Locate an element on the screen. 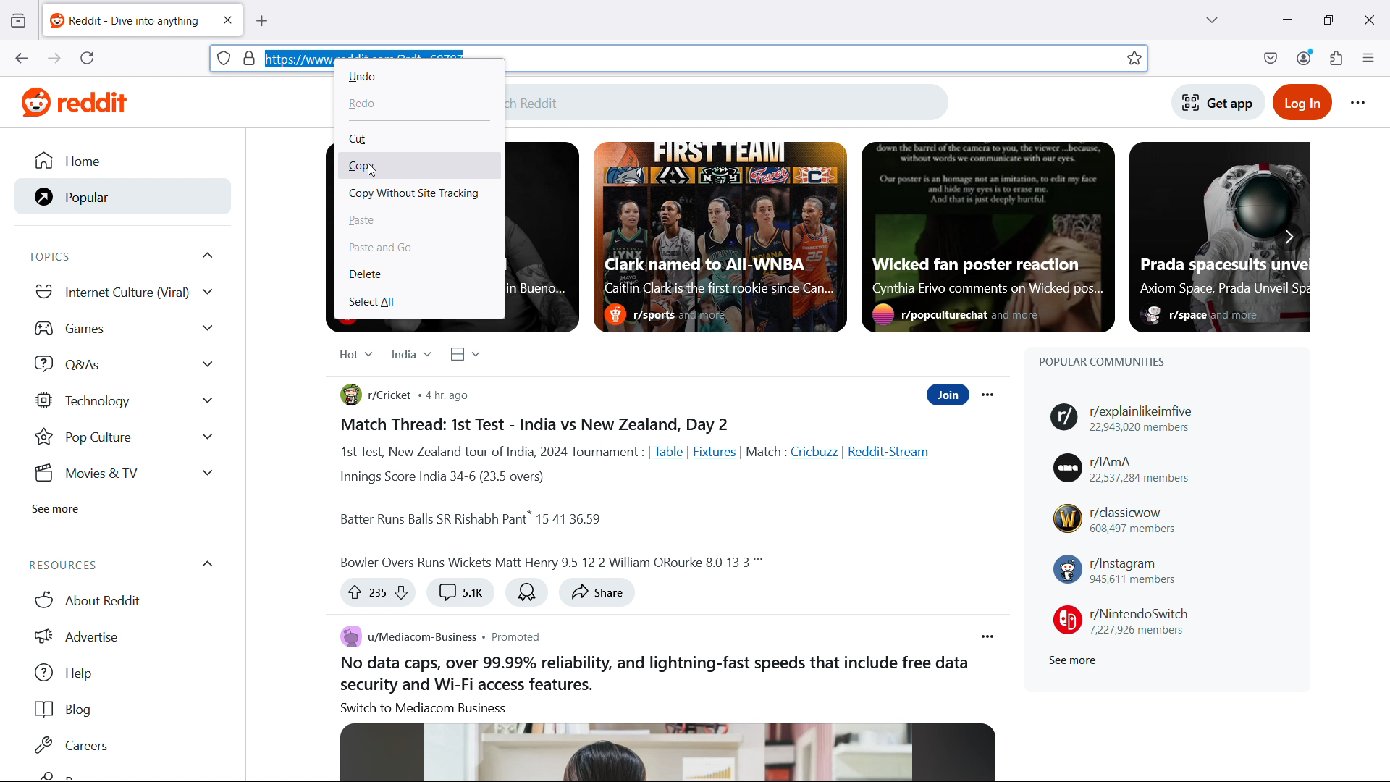 Image resolution: width=1390 pixels, height=782 pixels. Popular is located at coordinates (117, 197).